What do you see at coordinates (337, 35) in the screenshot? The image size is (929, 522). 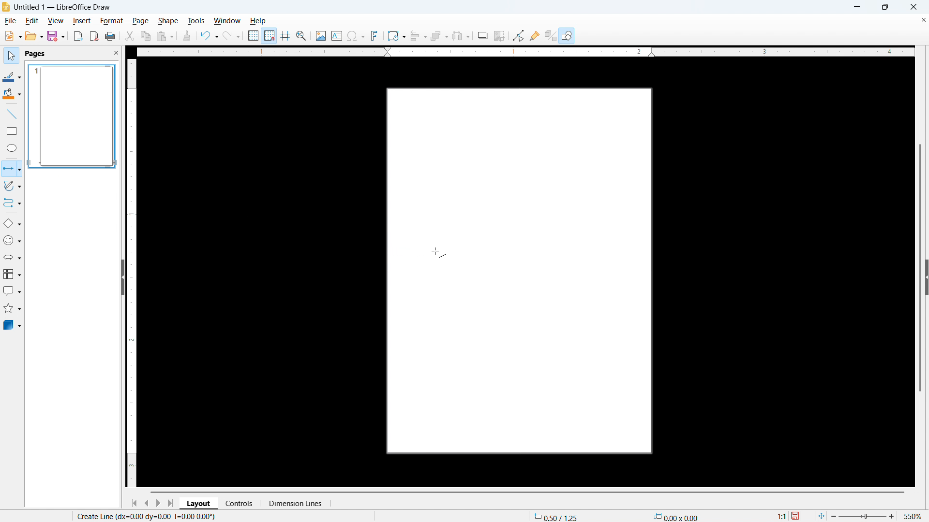 I see `Insert text box ` at bounding box center [337, 35].